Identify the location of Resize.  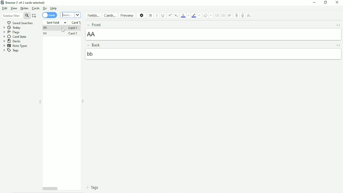
(40, 102).